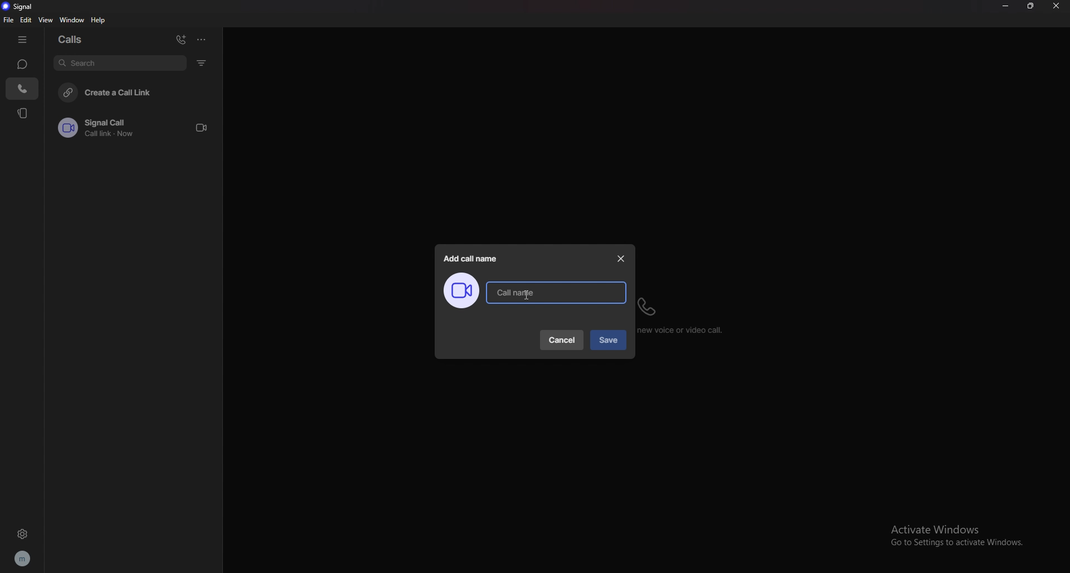  I want to click on view, so click(46, 20).